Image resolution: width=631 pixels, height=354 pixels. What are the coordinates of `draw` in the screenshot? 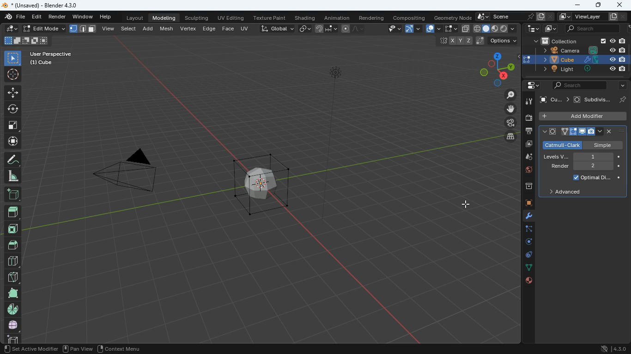 It's located at (353, 28).